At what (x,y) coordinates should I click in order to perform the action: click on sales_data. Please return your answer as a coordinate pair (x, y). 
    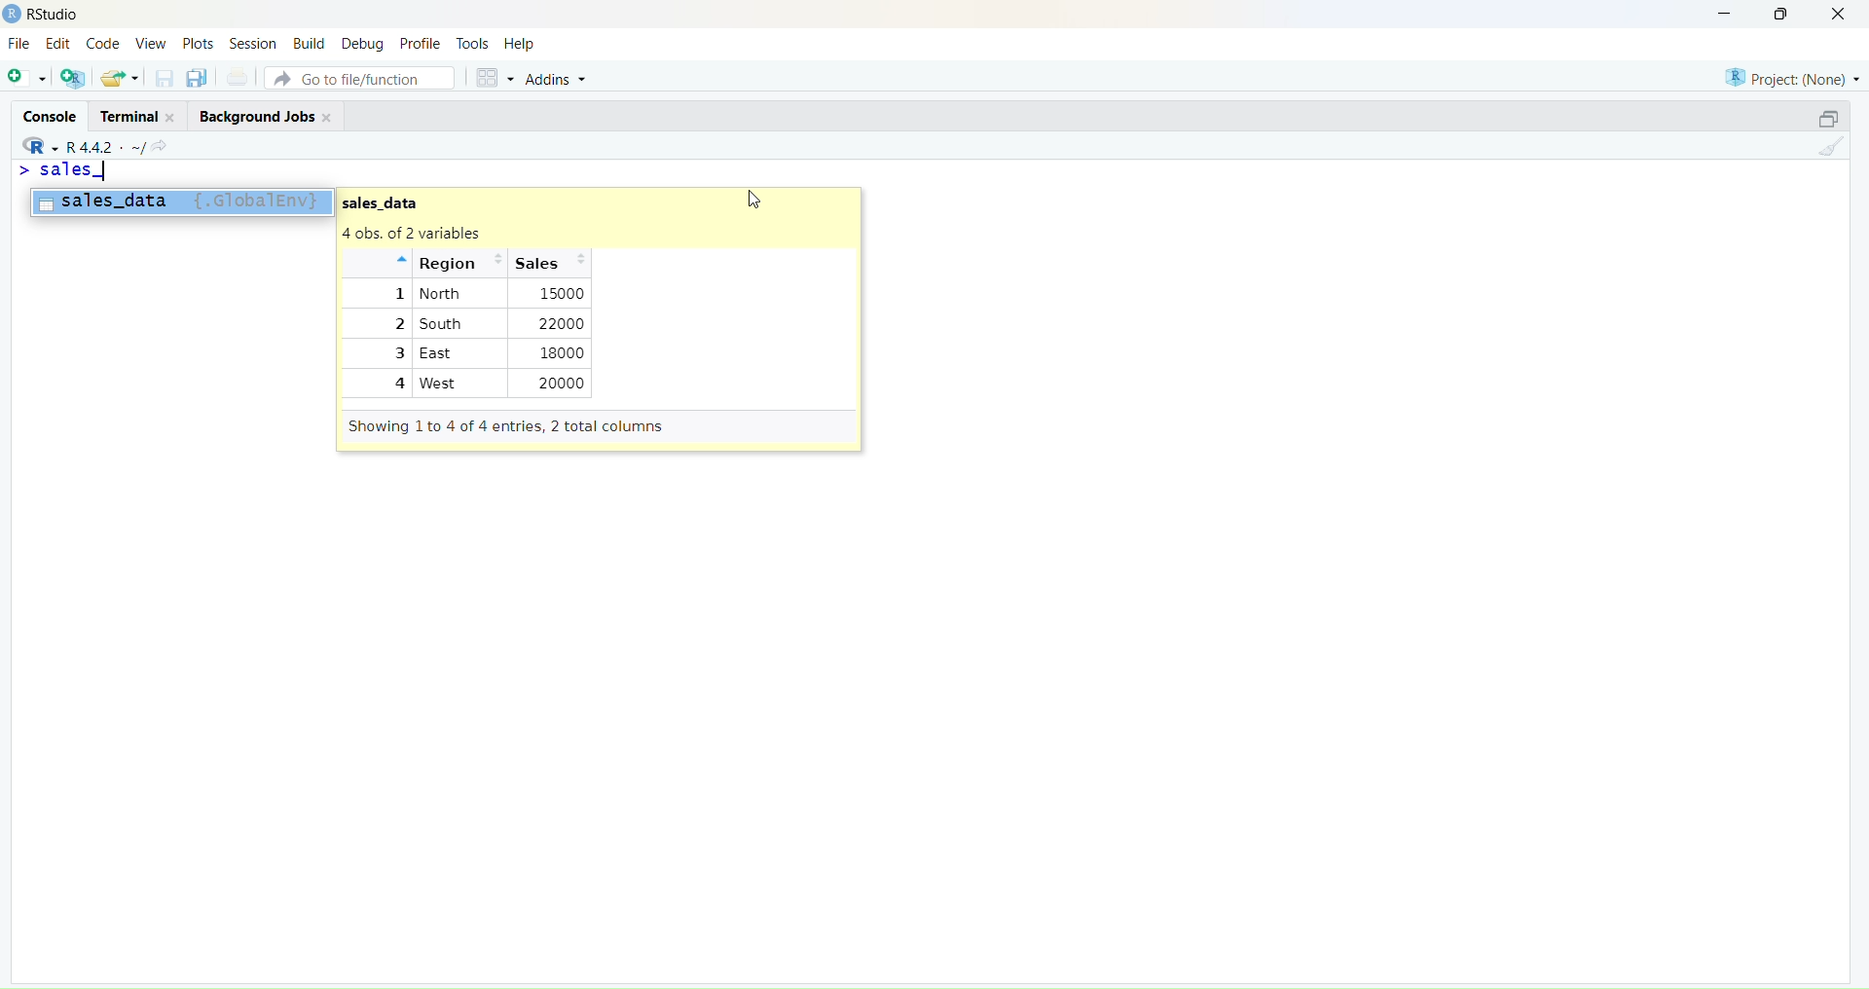
    Looking at the image, I should click on (180, 201).